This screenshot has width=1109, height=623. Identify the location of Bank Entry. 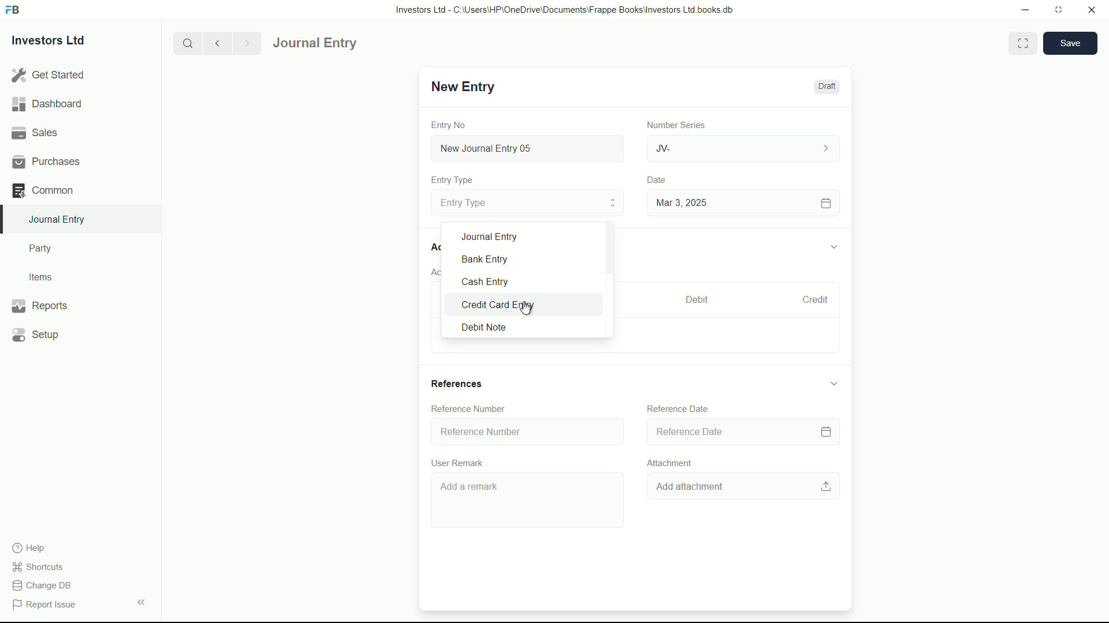
(495, 260).